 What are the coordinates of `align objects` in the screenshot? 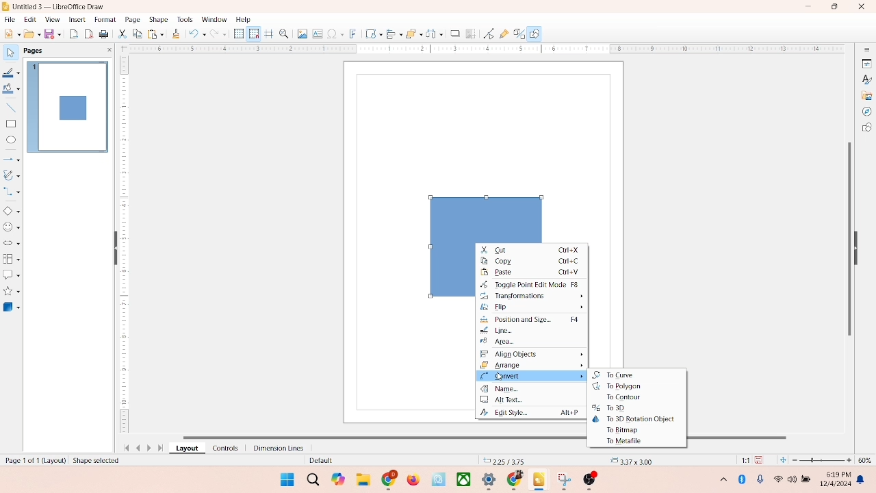 It's located at (534, 354).